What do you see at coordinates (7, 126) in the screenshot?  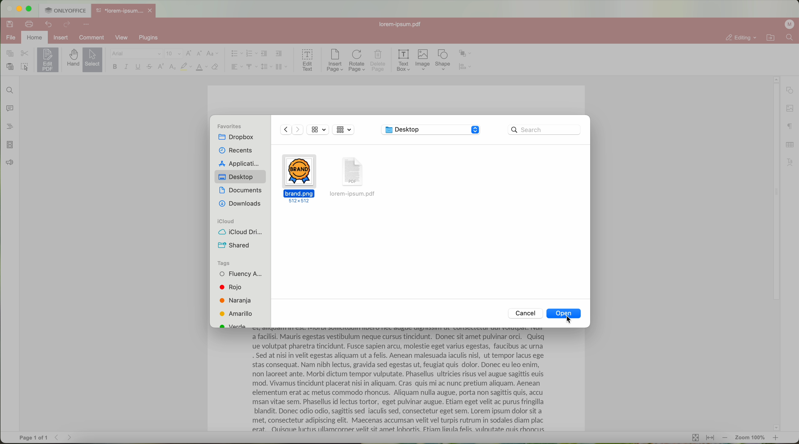 I see `headings` at bounding box center [7, 126].